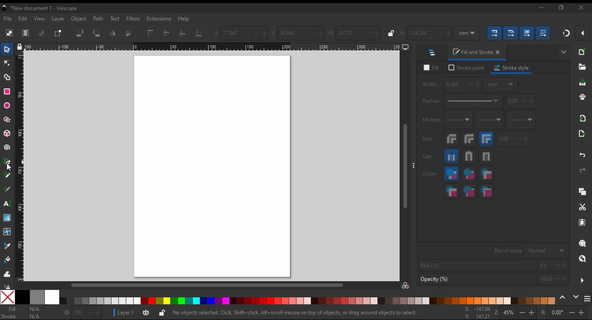 This screenshot has height=320, width=592. What do you see at coordinates (184, 19) in the screenshot?
I see `help` at bounding box center [184, 19].